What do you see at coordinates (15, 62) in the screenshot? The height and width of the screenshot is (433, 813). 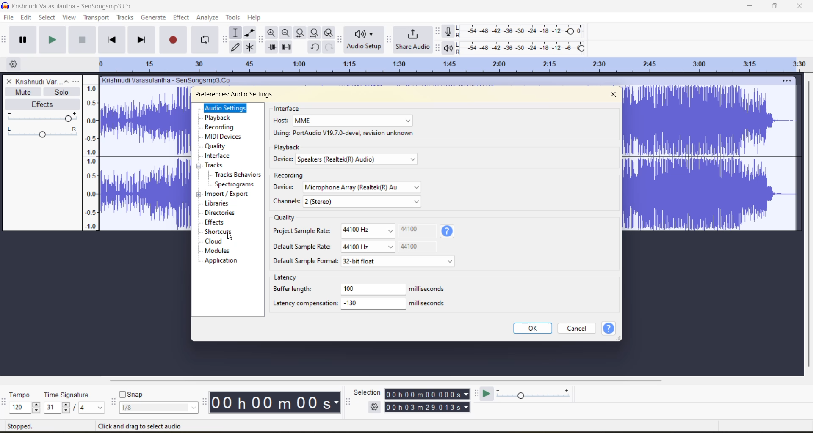 I see `Timeline options` at bounding box center [15, 62].